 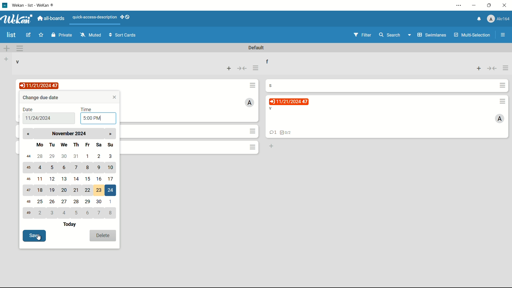 I want to click on maximize, so click(x=489, y=6).